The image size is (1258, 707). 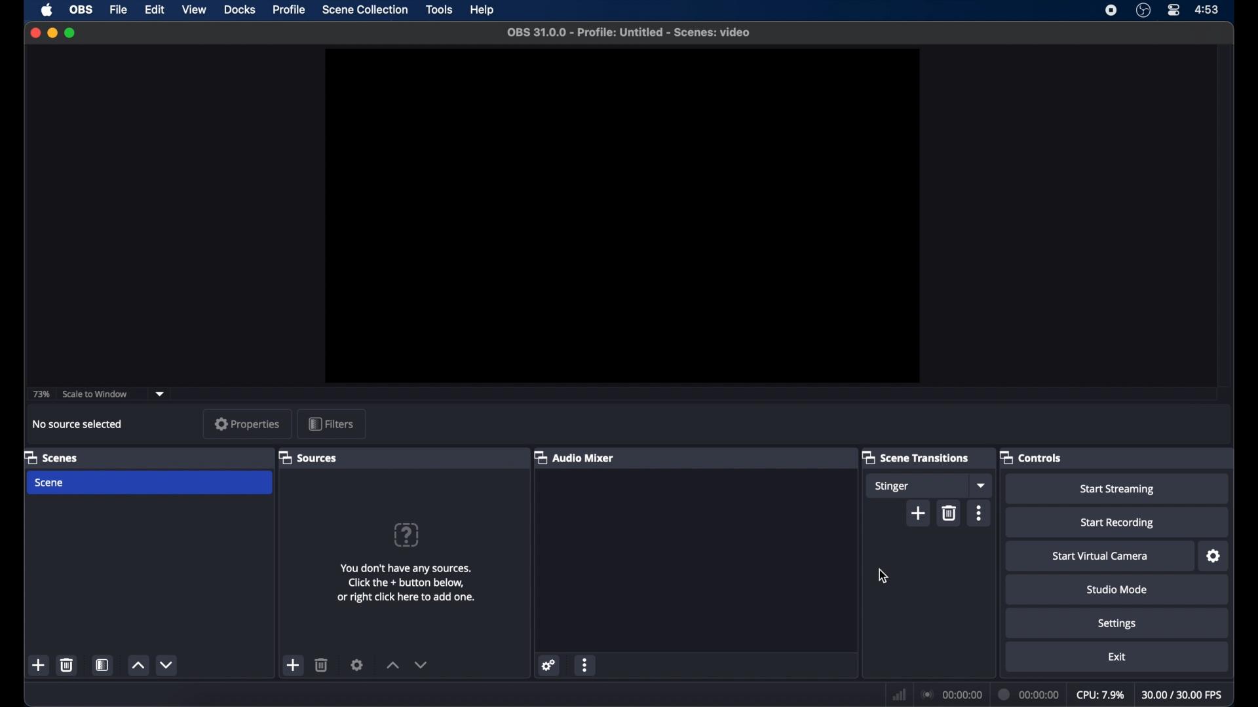 What do you see at coordinates (51, 457) in the screenshot?
I see `scenes` at bounding box center [51, 457].